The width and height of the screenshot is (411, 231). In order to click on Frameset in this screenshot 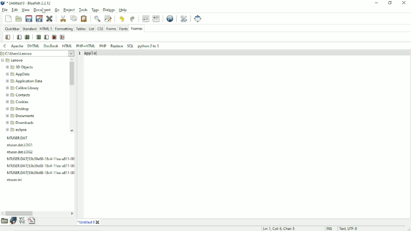, I will do `click(18, 37)`.